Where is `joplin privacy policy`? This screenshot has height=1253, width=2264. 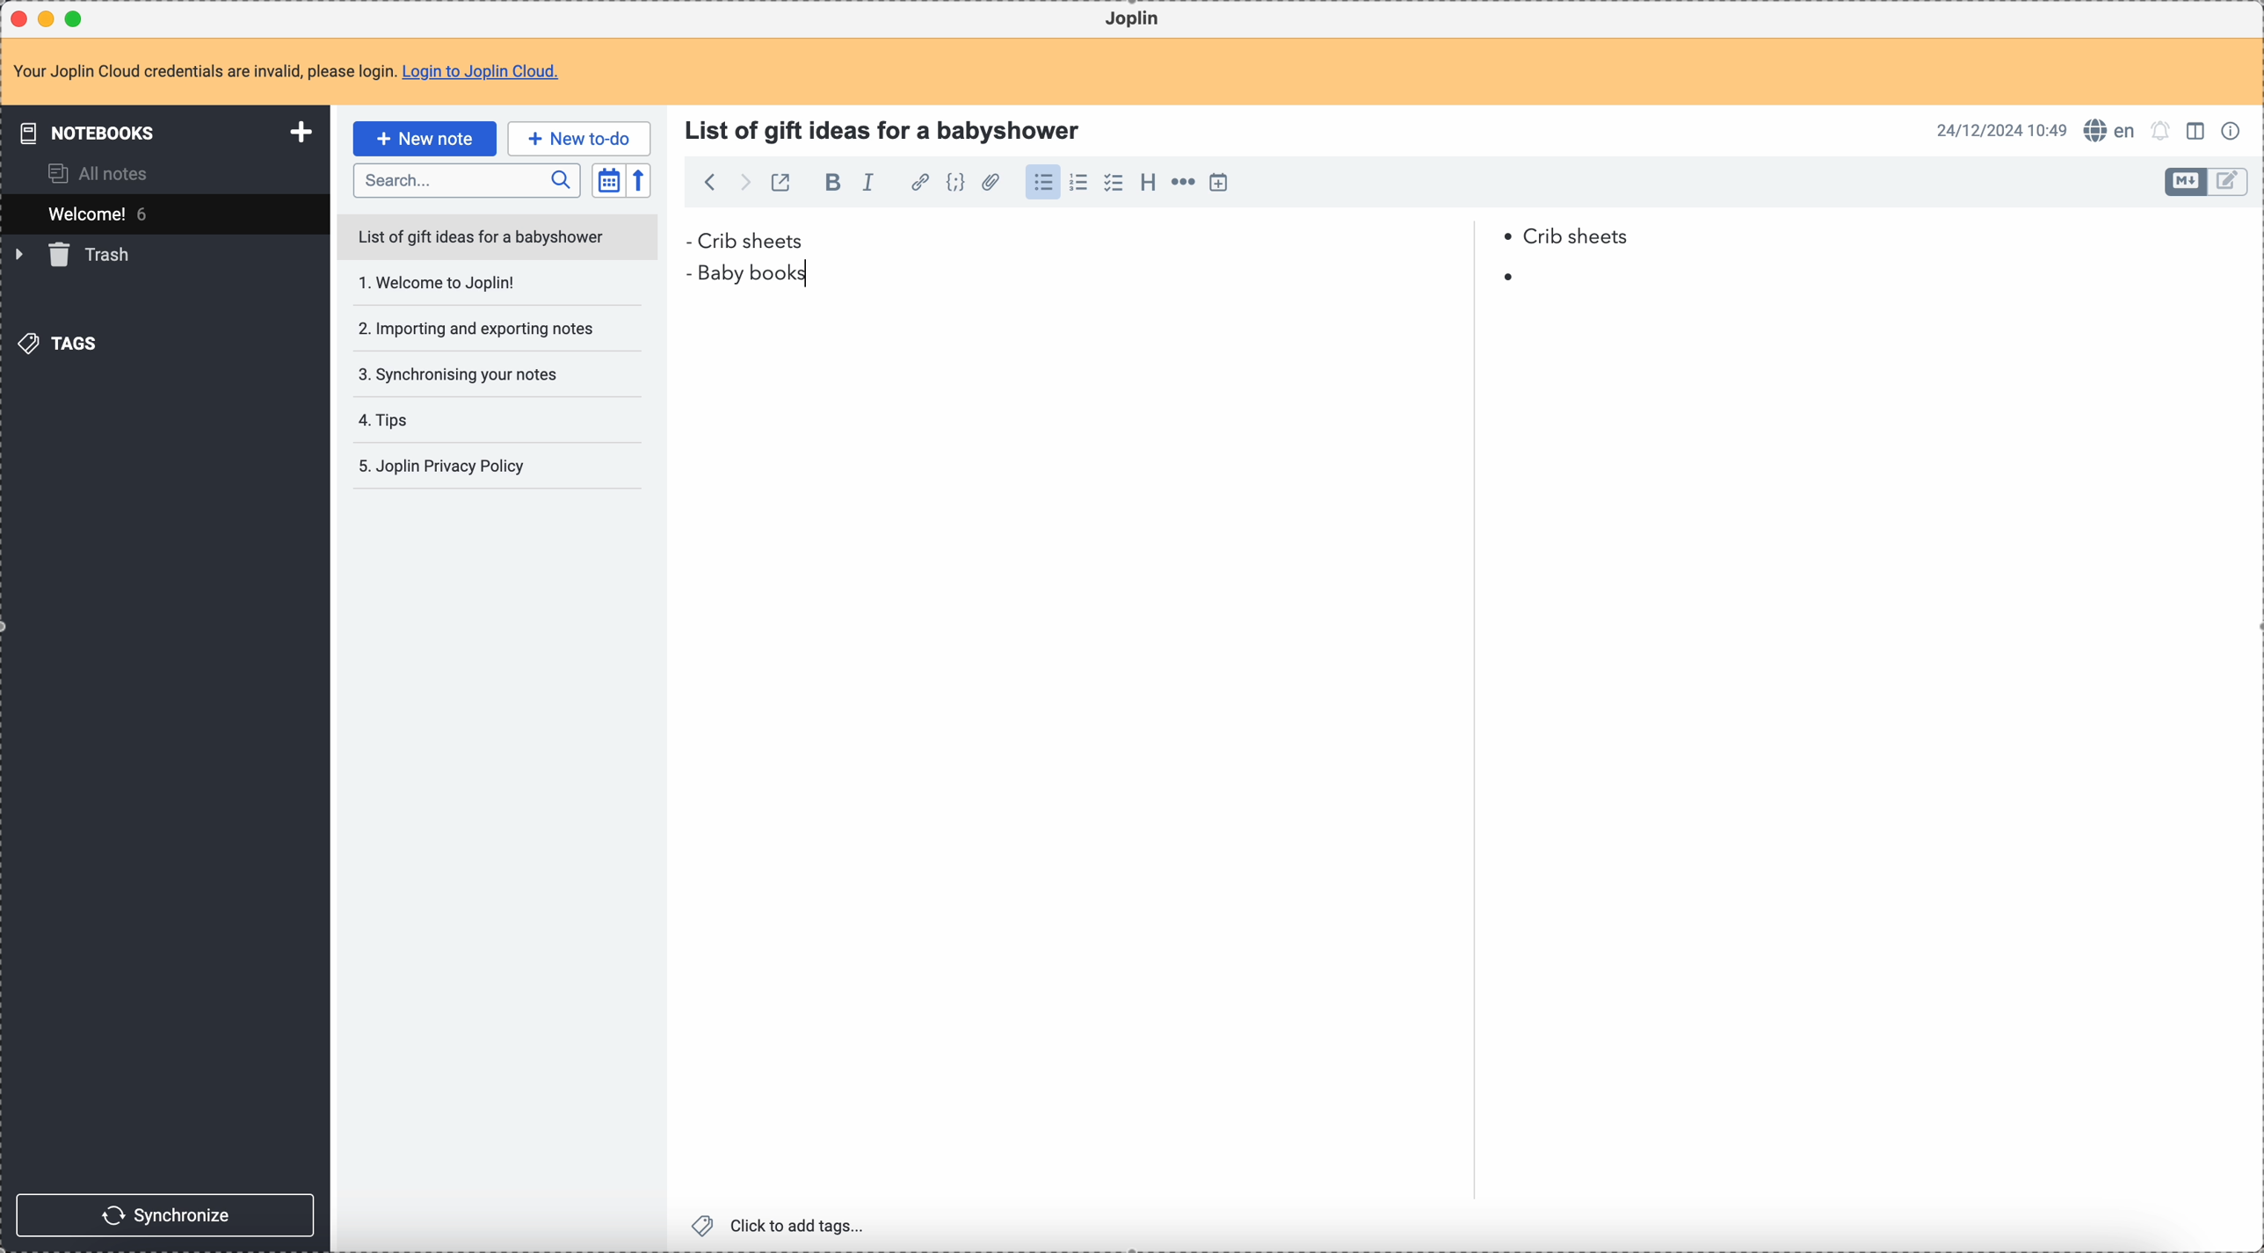 joplin privacy policy is located at coordinates (447, 469).